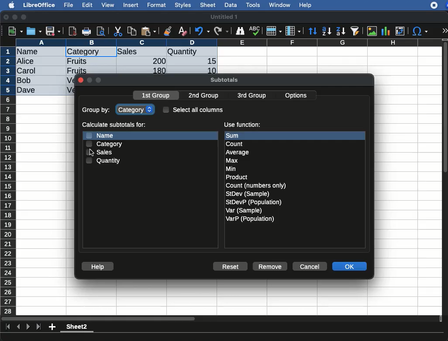 The height and width of the screenshot is (341, 448). What do you see at coordinates (351, 267) in the screenshot?
I see `ok` at bounding box center [351, 267].